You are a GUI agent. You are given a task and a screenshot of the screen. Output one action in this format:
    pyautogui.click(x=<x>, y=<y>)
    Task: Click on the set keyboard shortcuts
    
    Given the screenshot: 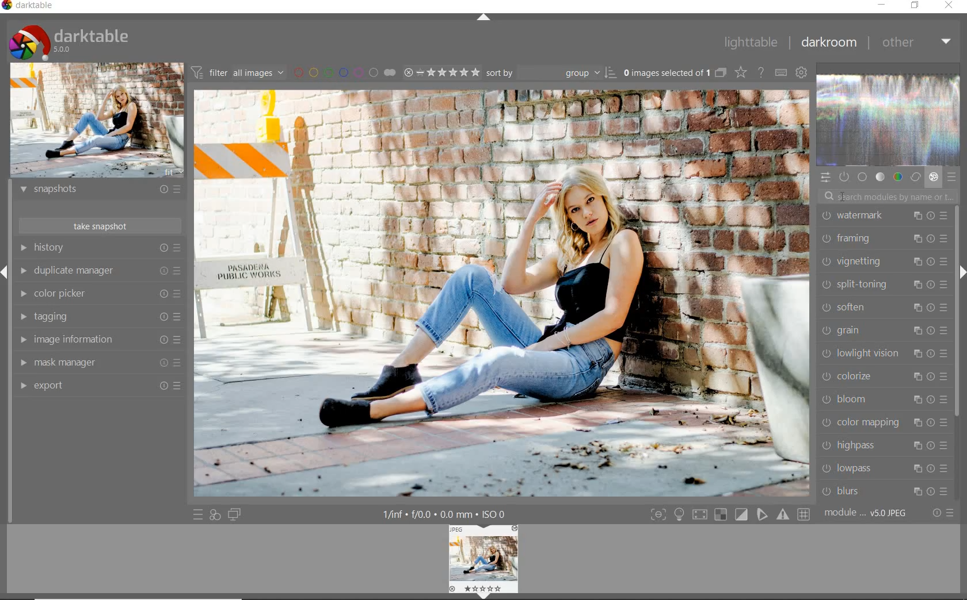 What is the action you would take?
    pyautogui.click(x=781, y=73)
    